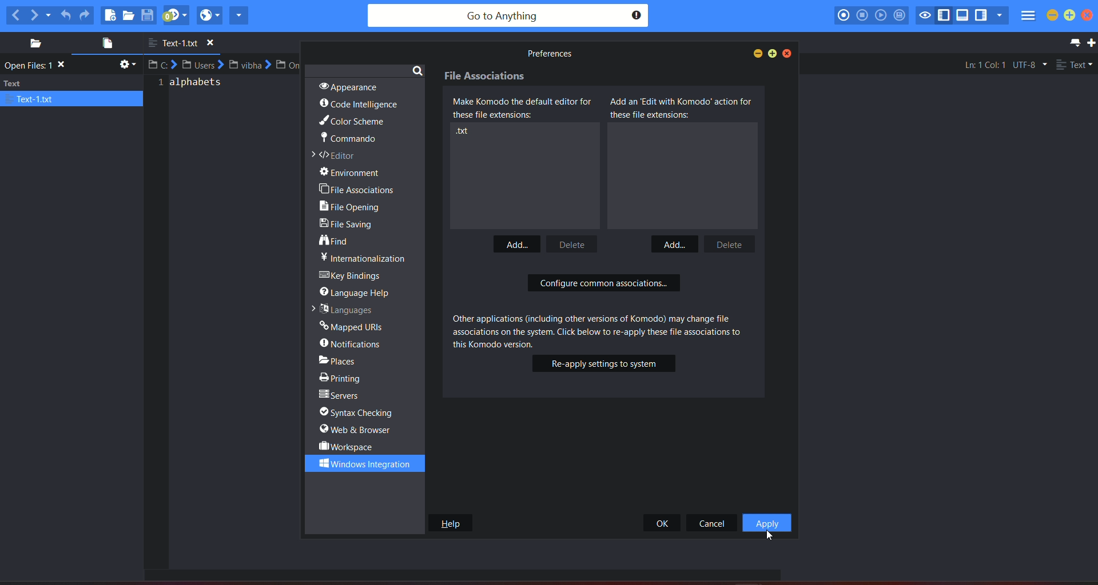  Describe the element at coordinates (348, 446) in the screenshot. I see `workspace` at that location.